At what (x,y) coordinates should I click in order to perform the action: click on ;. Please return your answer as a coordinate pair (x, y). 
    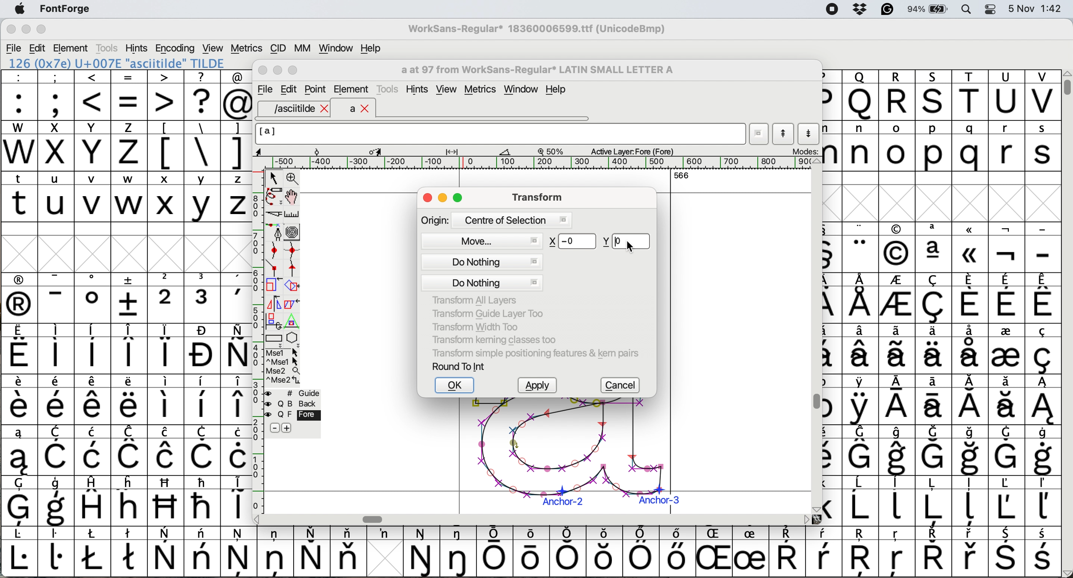
    Looking at the image, I should click on (56, 94).